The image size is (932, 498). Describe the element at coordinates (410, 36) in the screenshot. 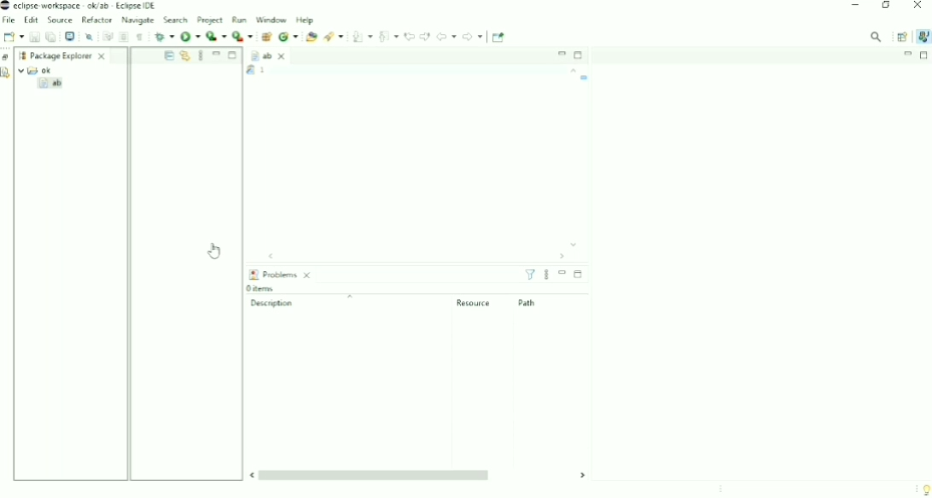

I see `Previous Edit Location` at that location.